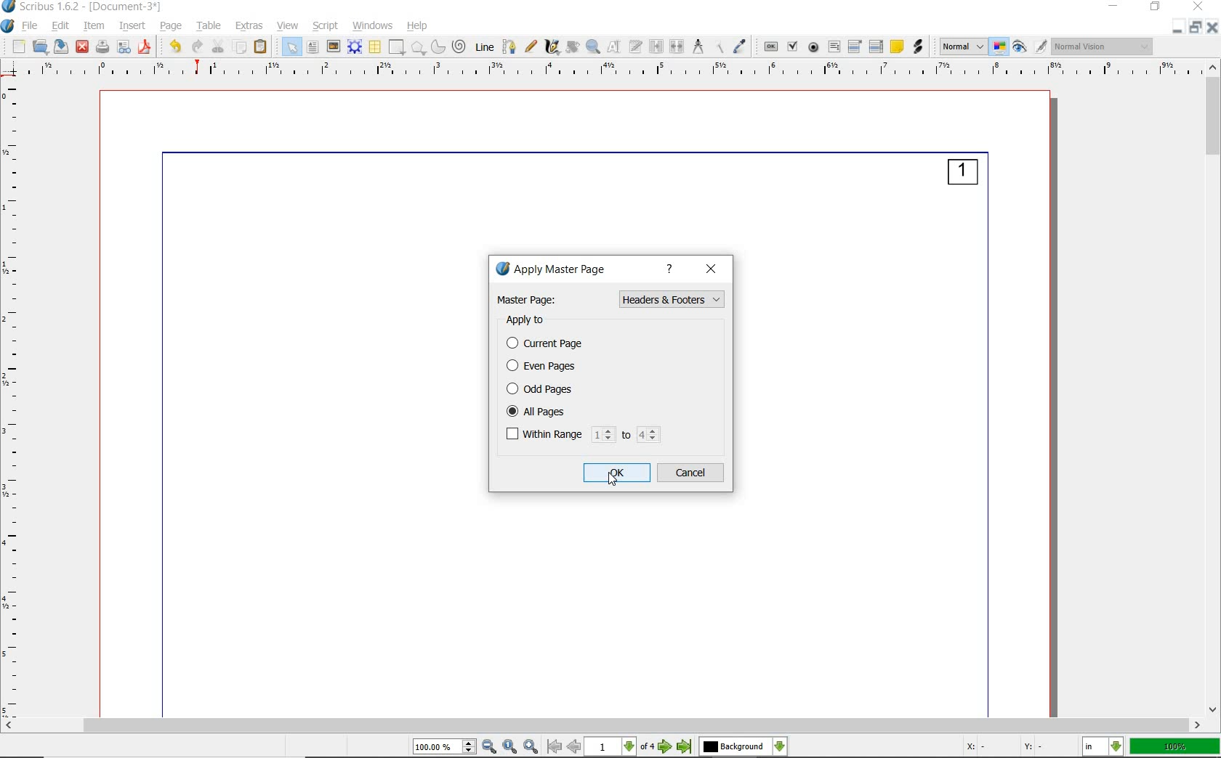 Image resolution: width=1221 pixels, height=758 pixels. Describe the element at coordinates (218, 46) in the screenshot. I see `cut` at that location.